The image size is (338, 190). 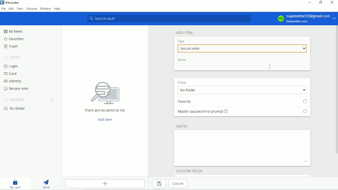 I want to click on Custom filelds, so click(x=190, y=170).